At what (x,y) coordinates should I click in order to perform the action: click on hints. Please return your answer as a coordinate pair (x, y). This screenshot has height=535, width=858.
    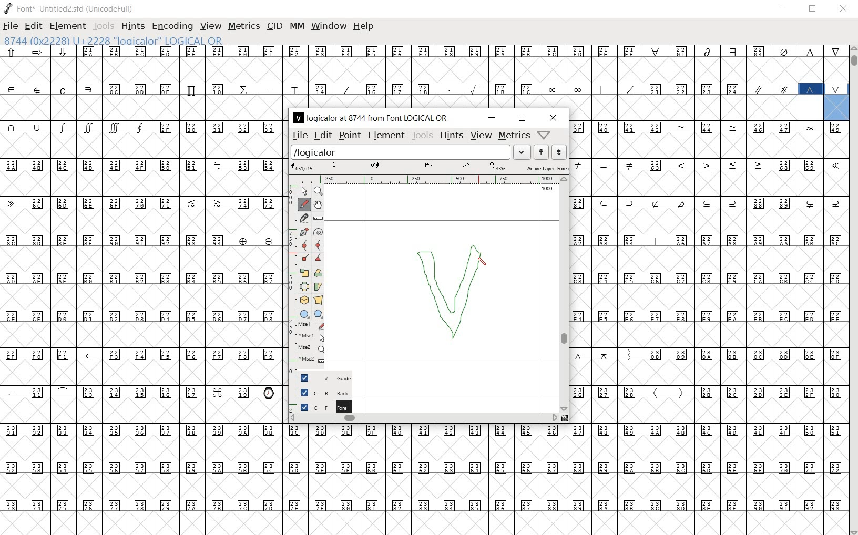
    Looking at the image, I should click on (132, 27).